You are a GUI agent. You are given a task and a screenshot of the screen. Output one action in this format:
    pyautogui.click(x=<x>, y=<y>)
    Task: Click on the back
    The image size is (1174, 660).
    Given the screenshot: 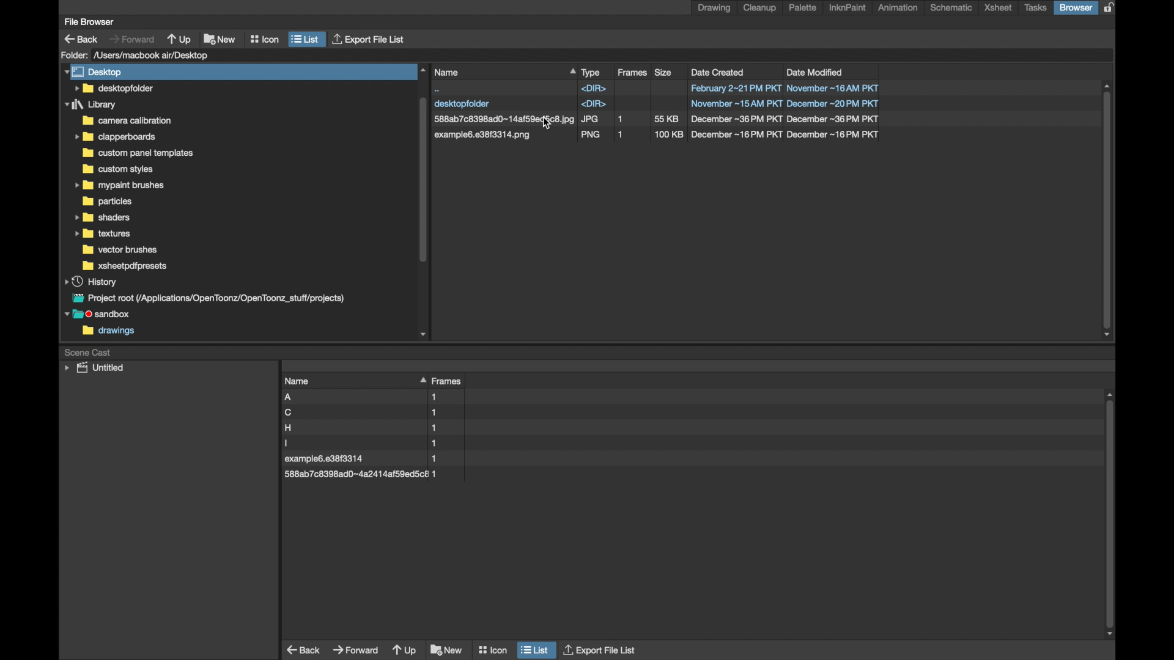 What is the action you would take?
    pyautogui.click(x=81, y=39)
    